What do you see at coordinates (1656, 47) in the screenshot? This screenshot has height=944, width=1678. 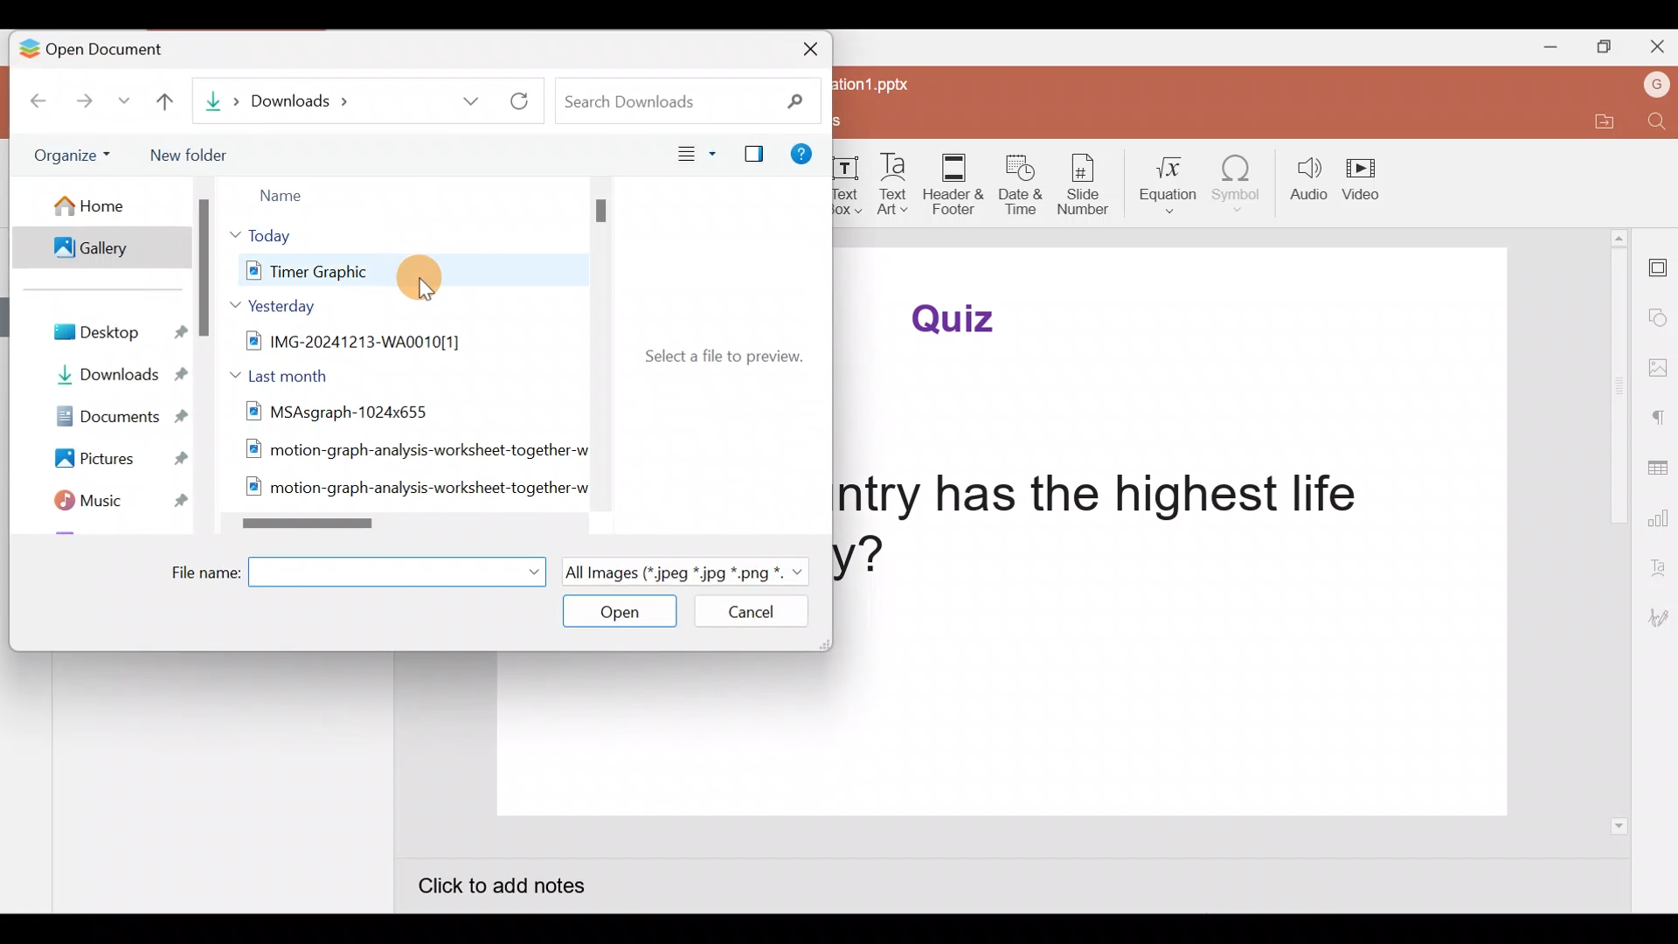 I see `Close` at bounding box center [1656, 47].